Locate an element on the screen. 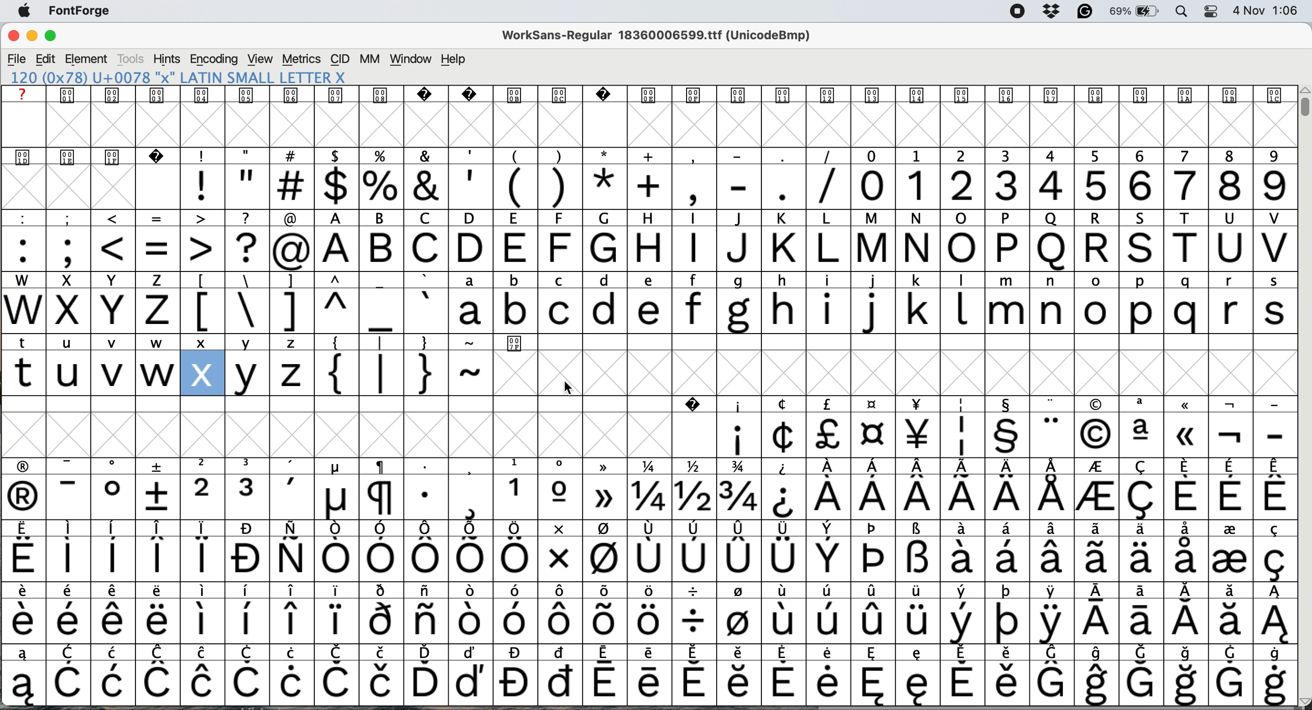  WorkSans-Regular 18360006599.ttf (UnicodeBmp) is located at coordinates (661, 38).